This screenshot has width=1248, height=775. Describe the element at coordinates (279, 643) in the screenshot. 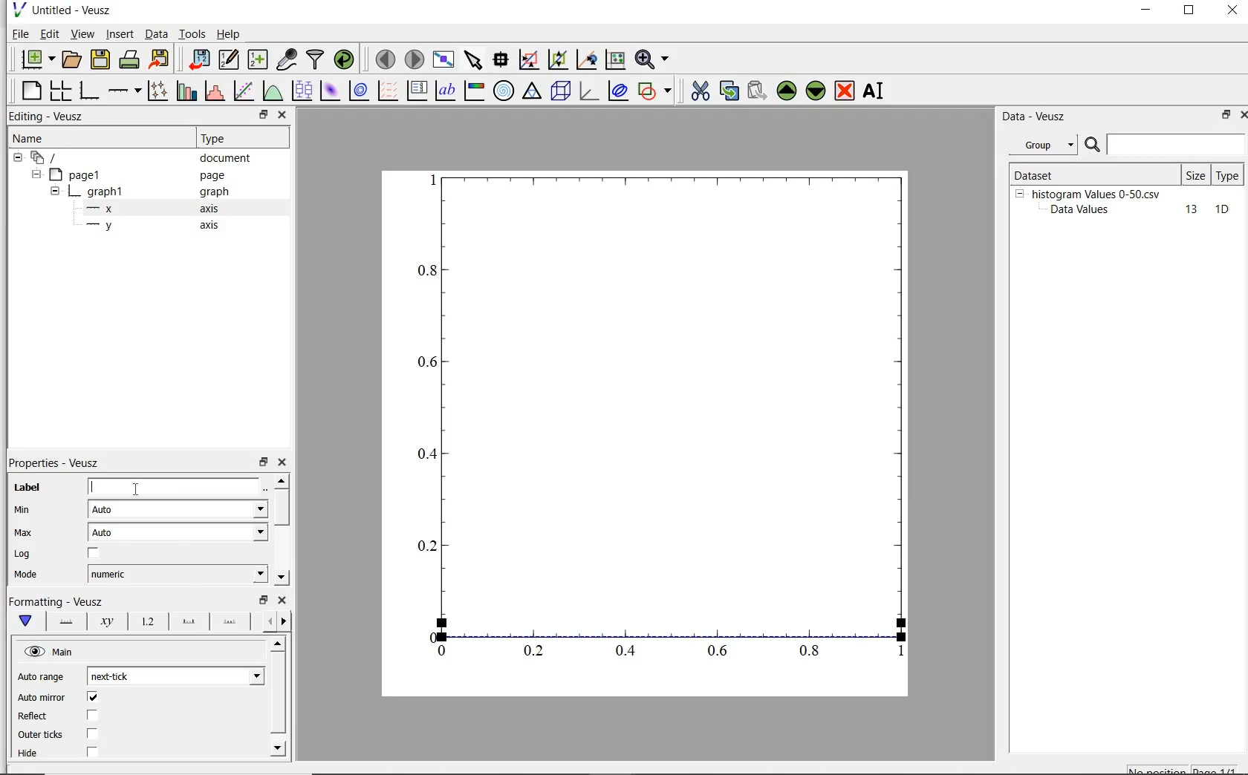

I see `move up` at that location.